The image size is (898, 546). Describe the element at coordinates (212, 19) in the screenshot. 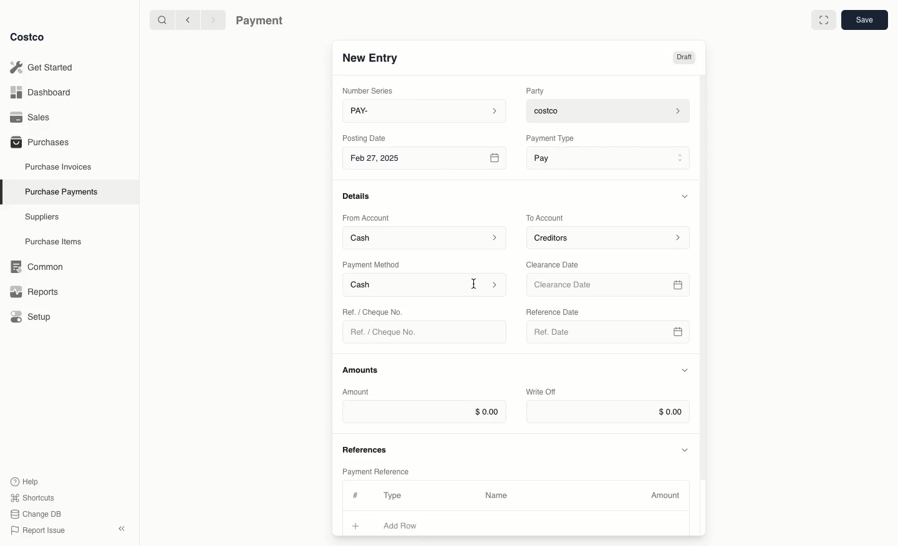

I see `Forward` at that location.